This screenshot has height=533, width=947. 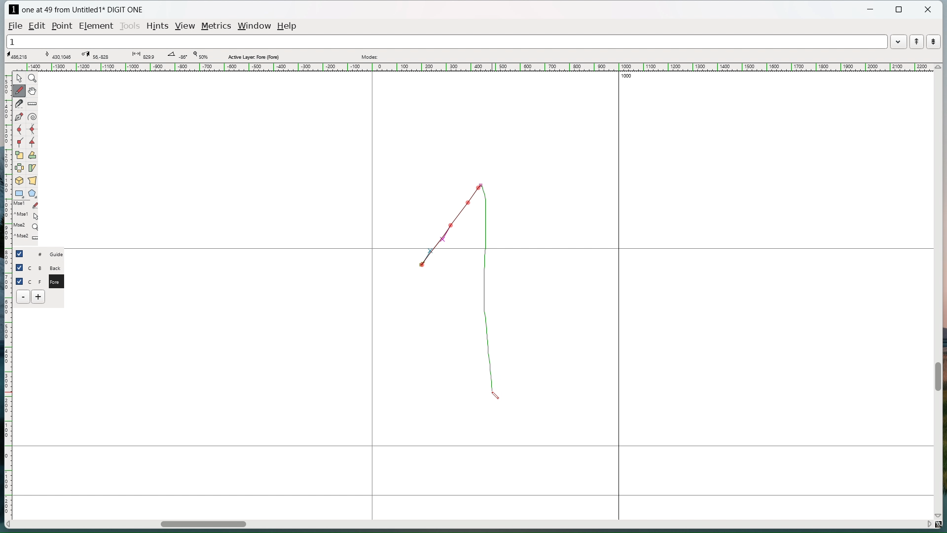 I want to click on window, so click(x=255, y=26).